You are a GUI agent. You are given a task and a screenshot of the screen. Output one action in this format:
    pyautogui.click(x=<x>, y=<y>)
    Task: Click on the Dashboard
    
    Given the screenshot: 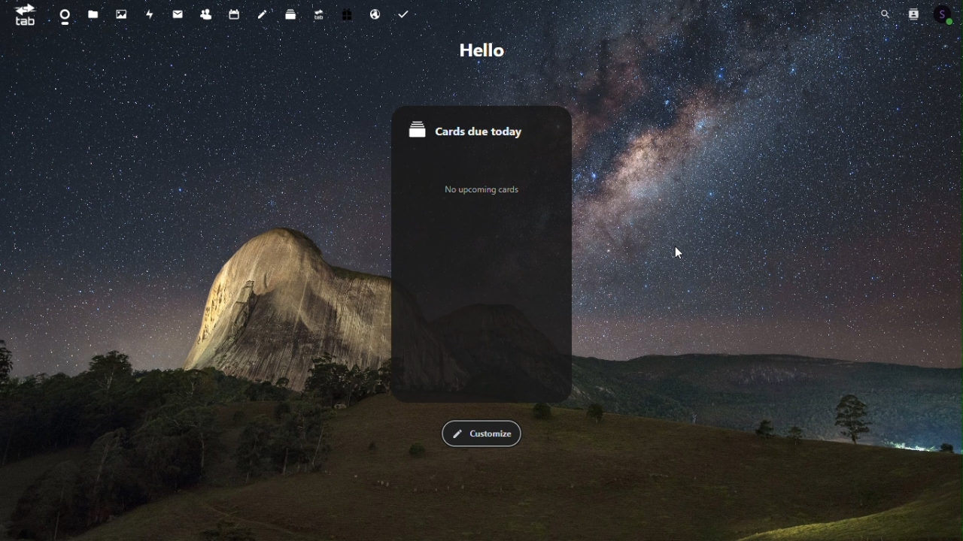 What is the action you would take?
    pyautogui.click(x=65, y=14)
    